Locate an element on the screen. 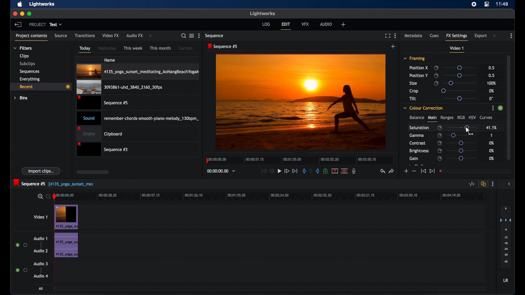 The height and width of the screenshot is (295, 525). export is located at coordinates (481, 36).